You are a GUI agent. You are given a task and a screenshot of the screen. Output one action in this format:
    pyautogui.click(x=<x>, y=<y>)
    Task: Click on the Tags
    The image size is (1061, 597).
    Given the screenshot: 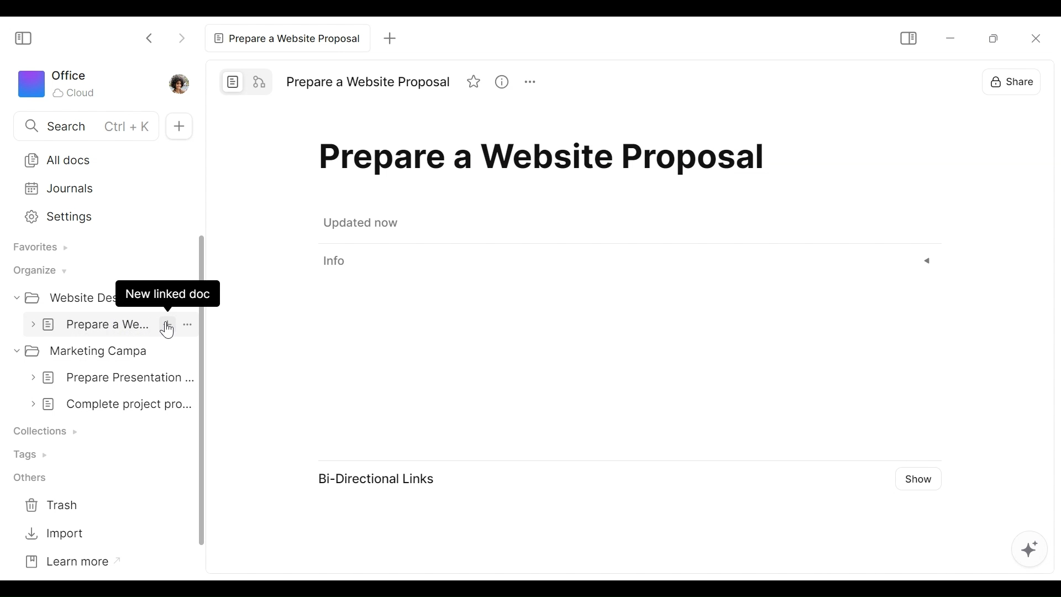 What is the action you would take?
    pyautogui.click(x=29, y=456)
    